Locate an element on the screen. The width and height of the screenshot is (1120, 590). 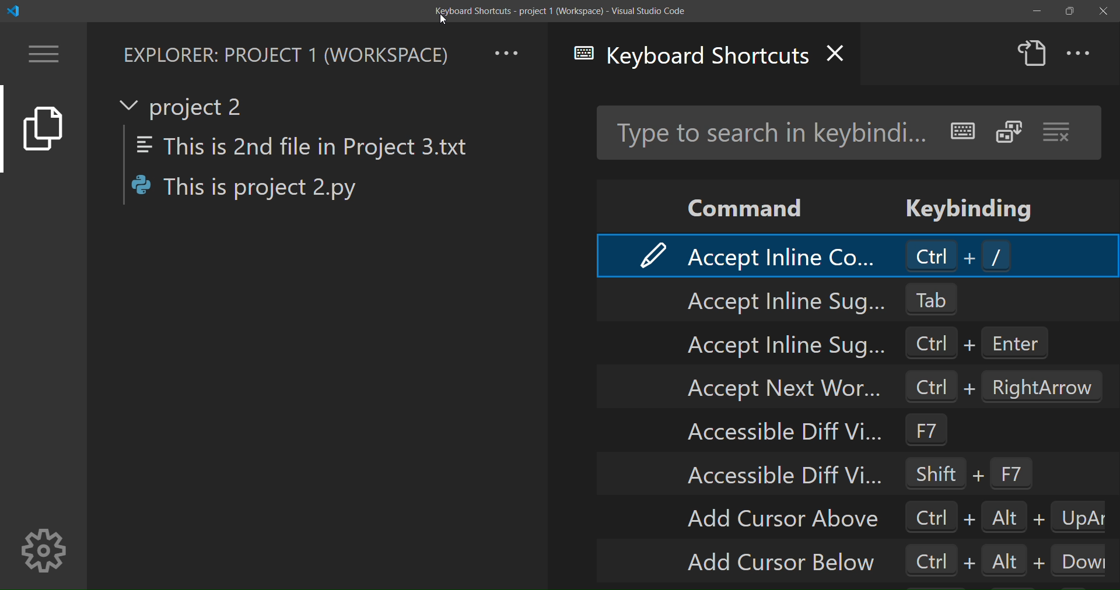
more actions is located at coordinates (1081, 54).